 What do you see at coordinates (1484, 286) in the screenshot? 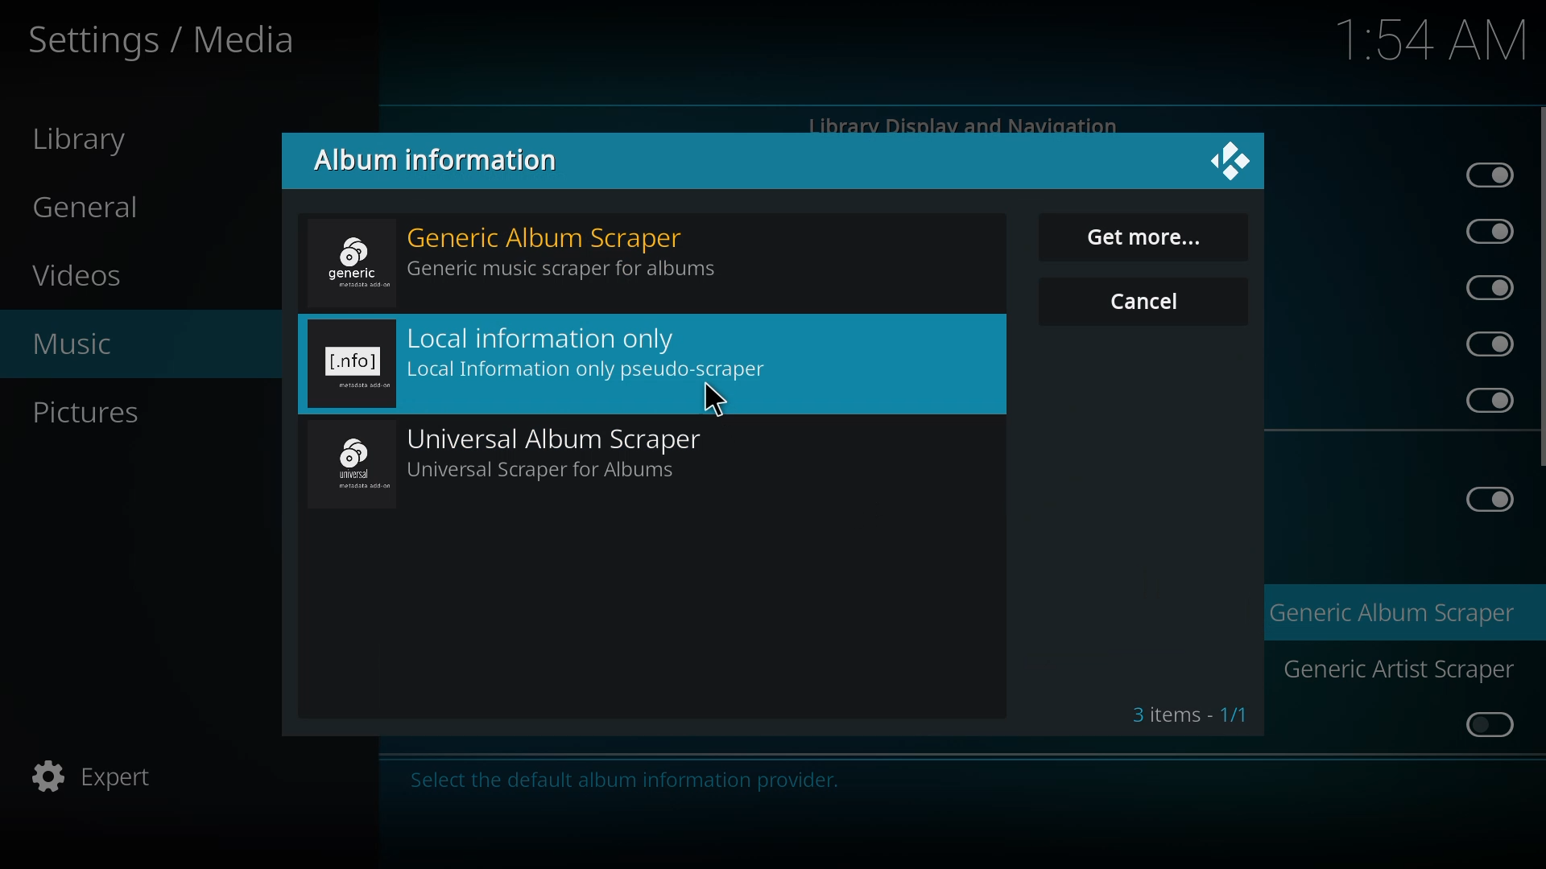
I see `enabled` at bounding box center [1484, 286].